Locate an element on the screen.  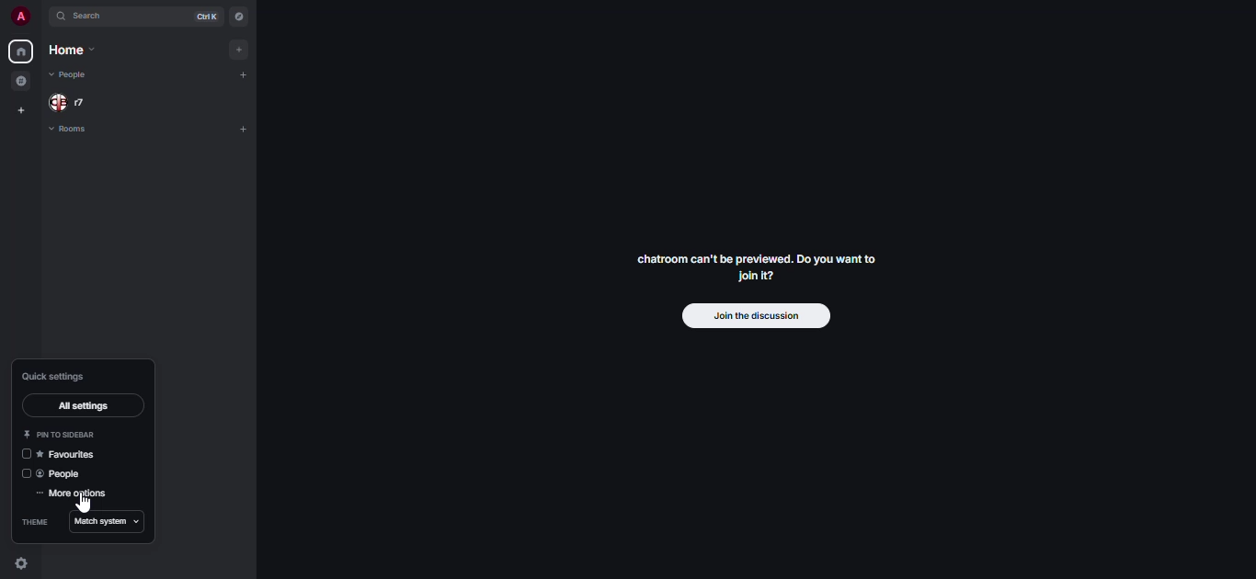
more options is located at coordinates (74, 494).